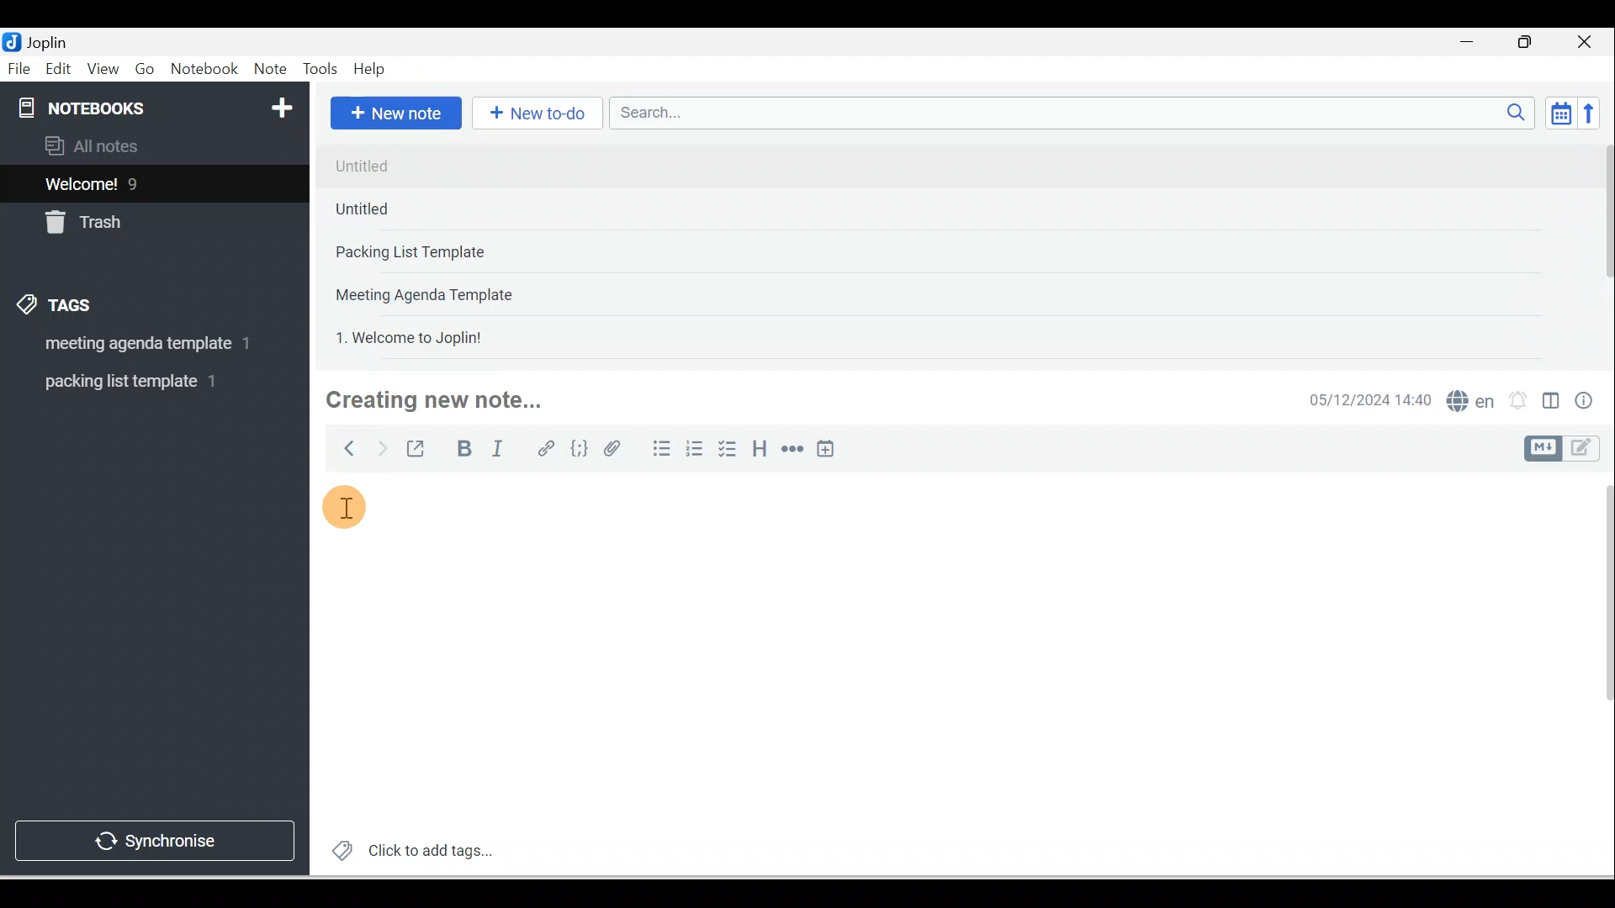 The width and height of the screenshot is (1615, 908). Describe the element at coordinates (1594, 113) in the screenshot. I see `Reverse sort` at that location.